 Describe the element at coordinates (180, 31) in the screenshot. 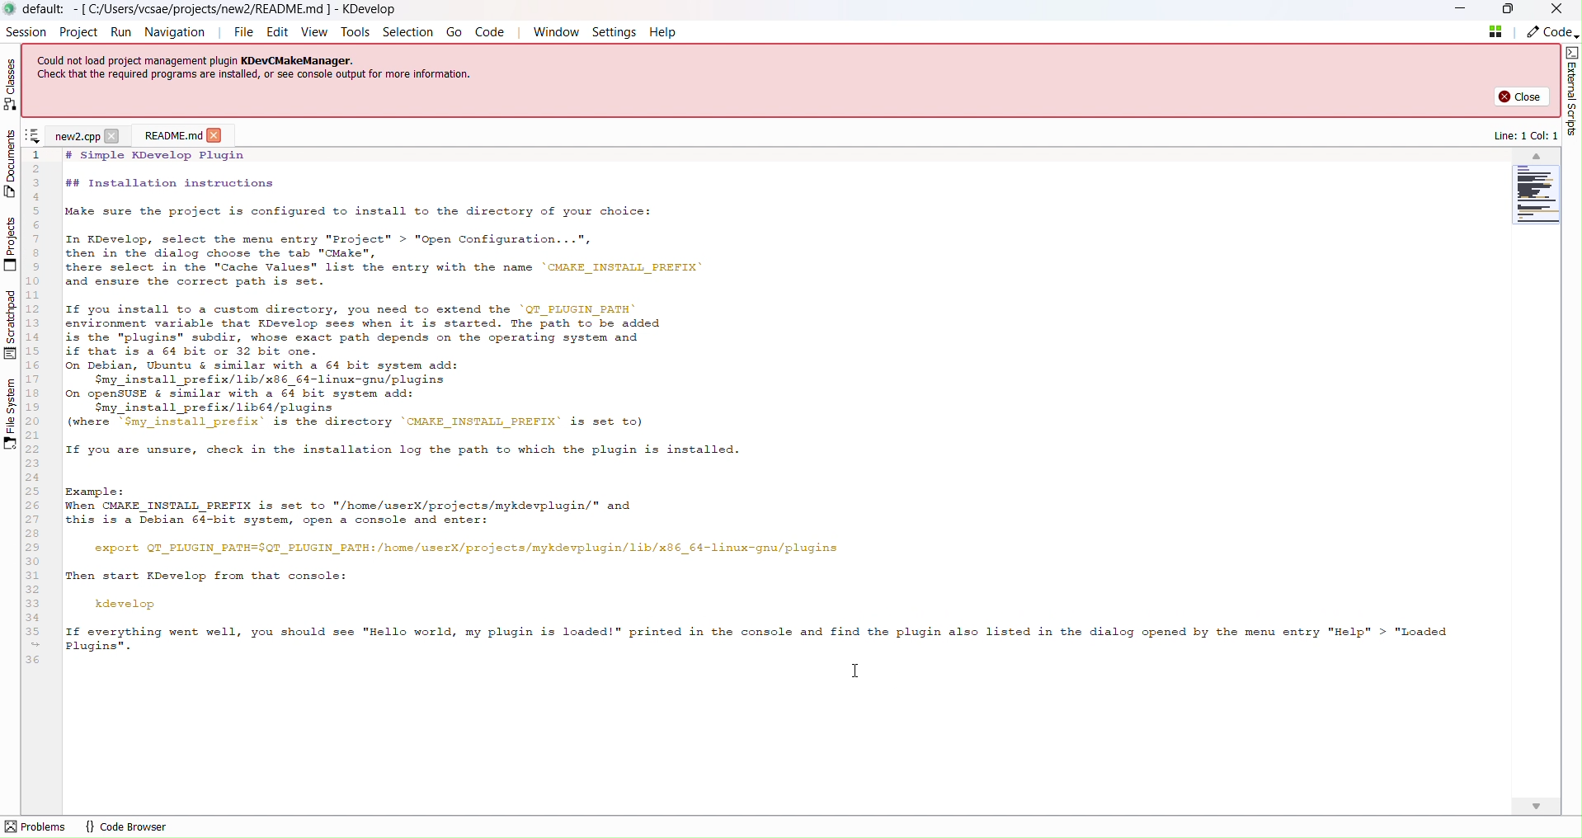

I see `Navigation` at that location.